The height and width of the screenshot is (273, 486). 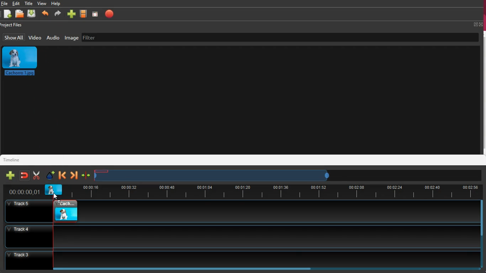 I want to click on audio, so click(x=54, y=38).